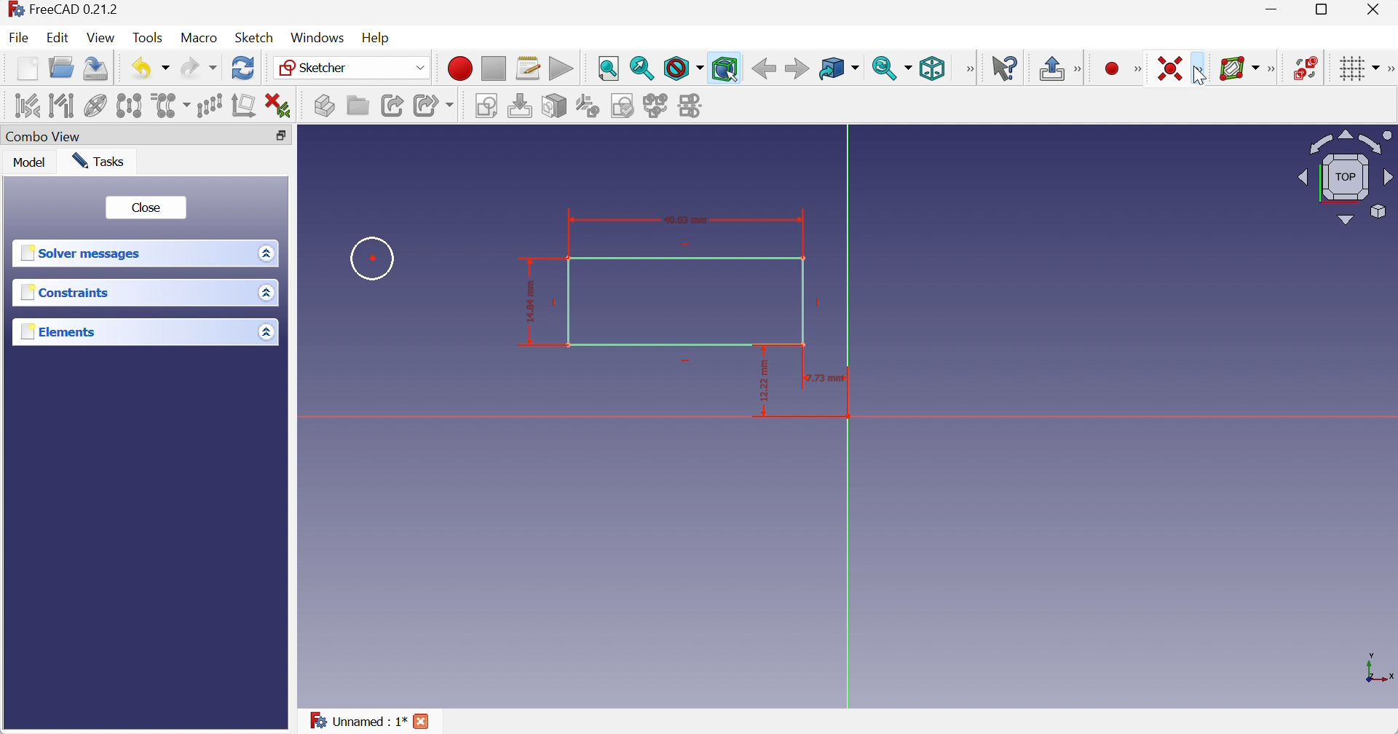  I want to click on New, so click(28, 70).